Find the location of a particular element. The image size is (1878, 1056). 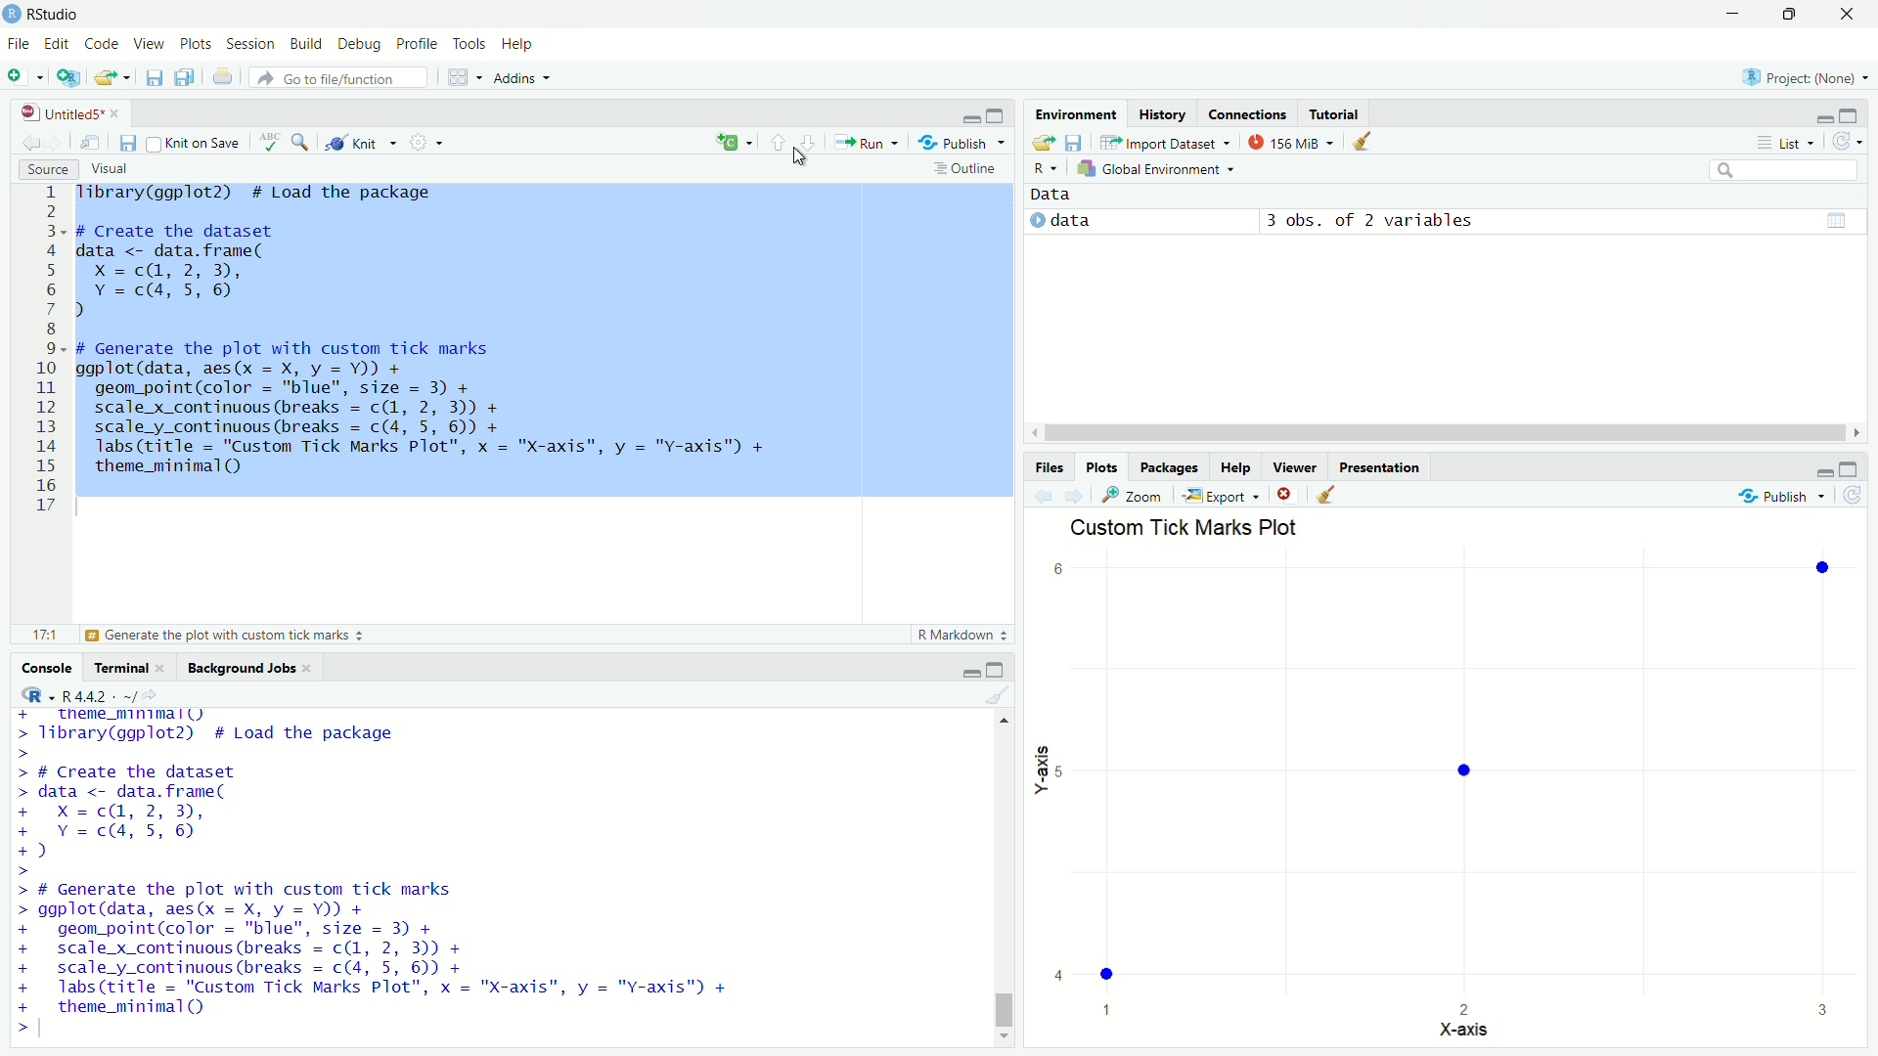

save current document is located at coordinates (128, 141).